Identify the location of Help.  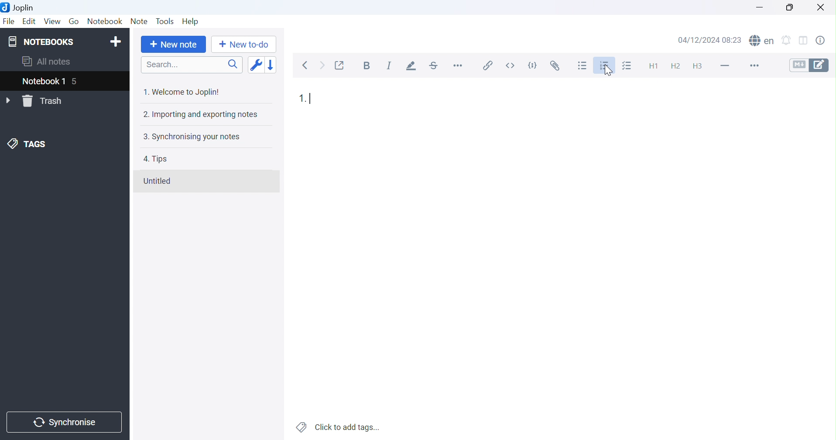
(189, 21).